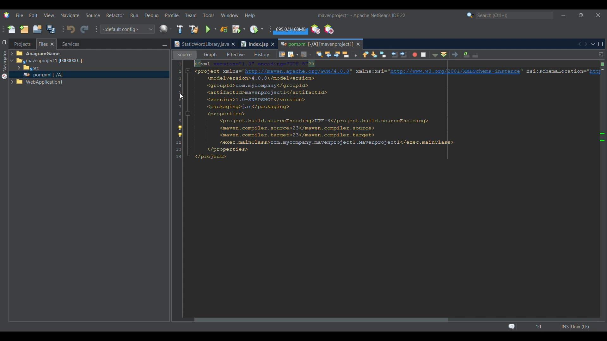 The height and width of the screenshot is (341, 607). Describe the element at coordinates (134, 15) in the screenshot. I see `Run menu` at that location.